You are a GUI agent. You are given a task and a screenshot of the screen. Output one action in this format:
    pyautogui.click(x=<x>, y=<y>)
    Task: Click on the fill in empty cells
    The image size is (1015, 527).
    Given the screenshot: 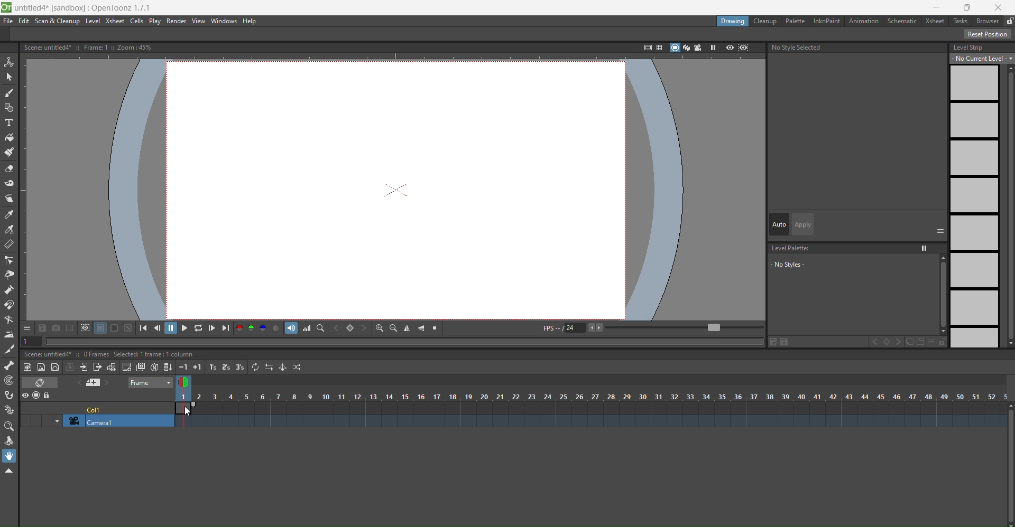 What is the action you would take?
    pyautogui.click(x=168, y=366)
    